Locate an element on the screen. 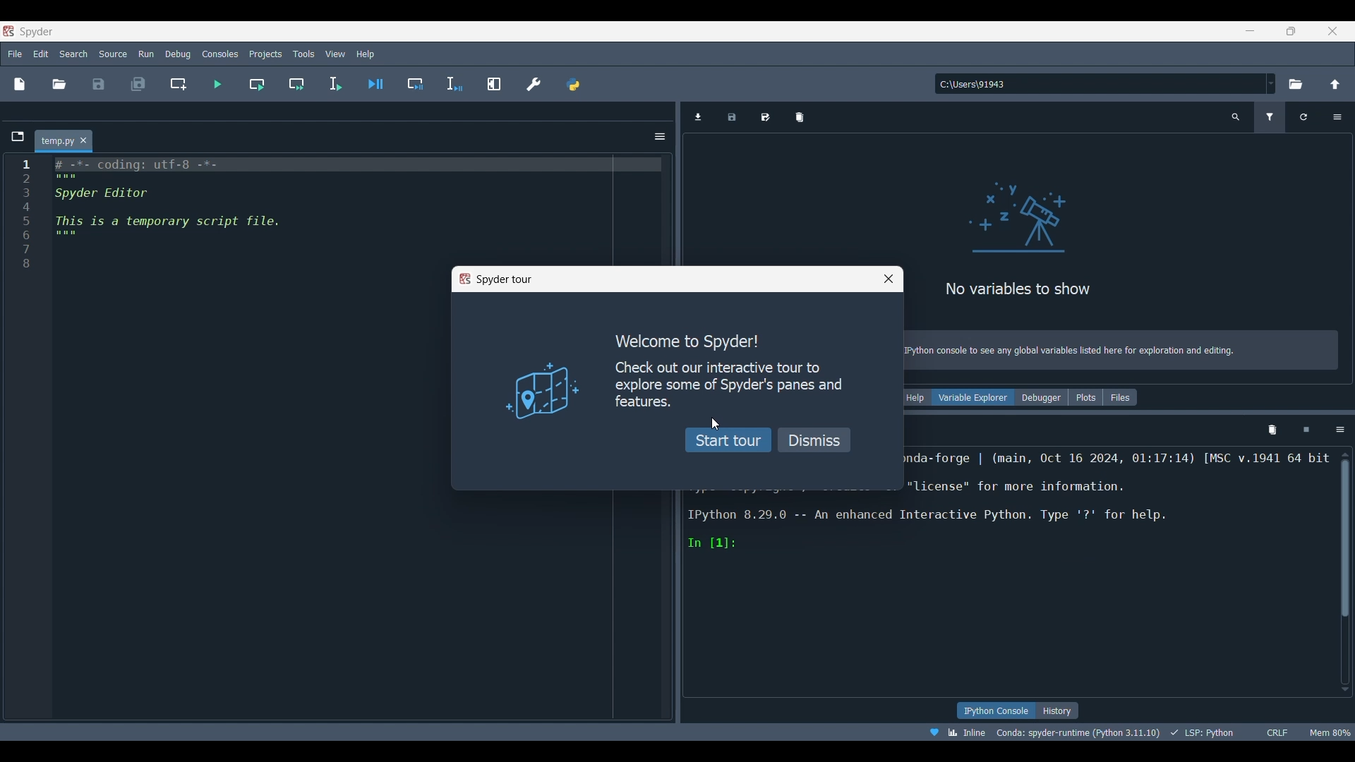  Input location is located at coordinates (1100, 84).